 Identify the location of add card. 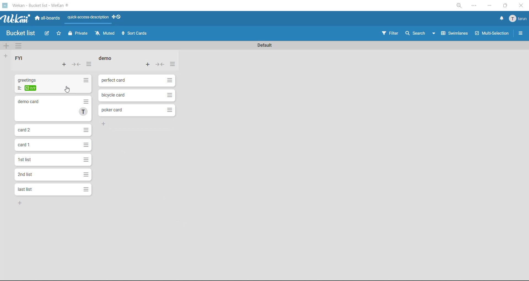
(66, 65).